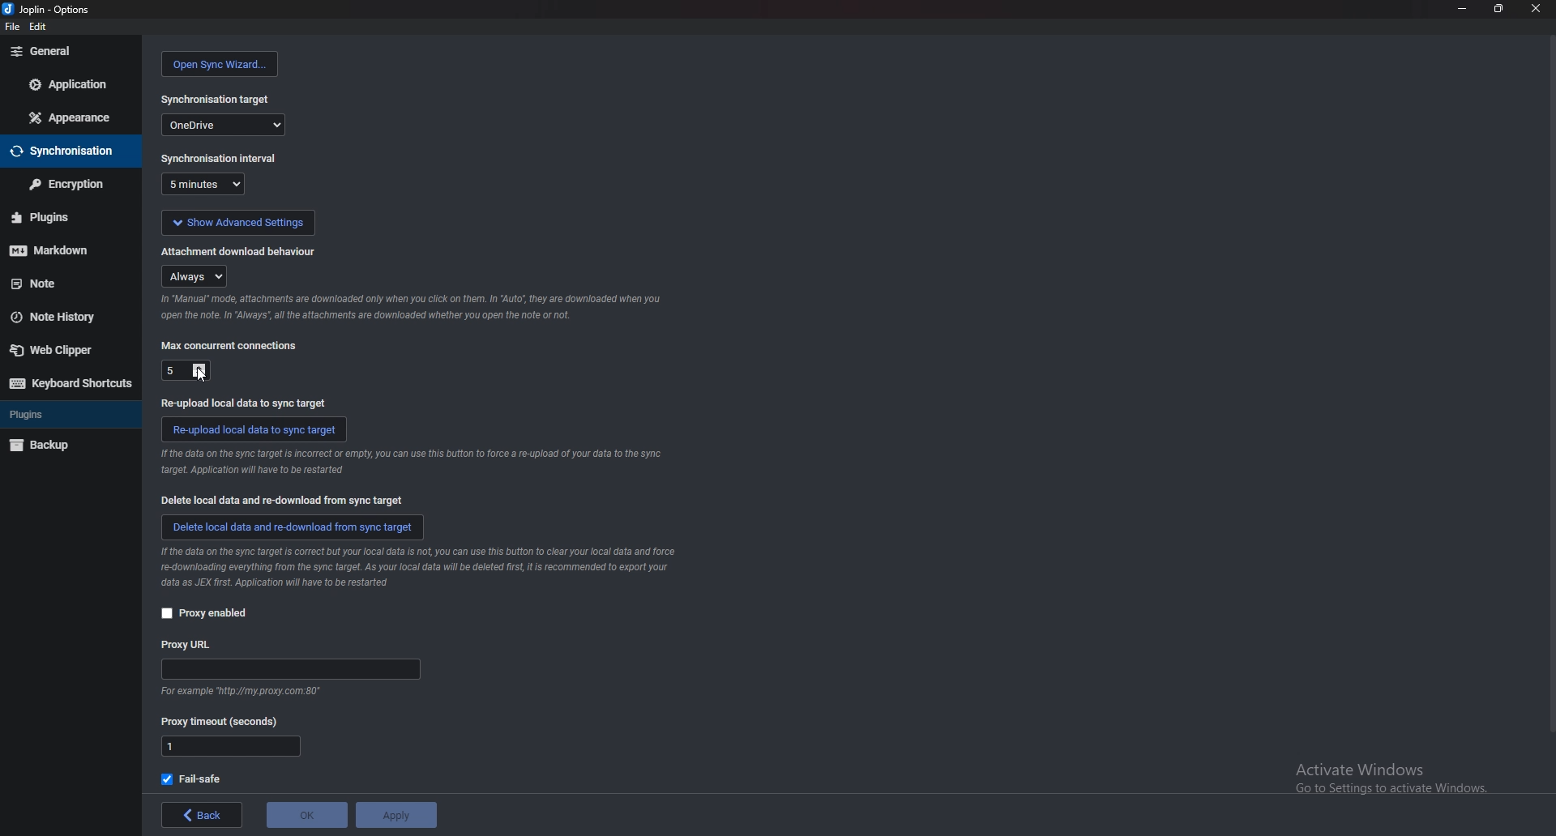  I want to click on sync interval, so click(219, 158).